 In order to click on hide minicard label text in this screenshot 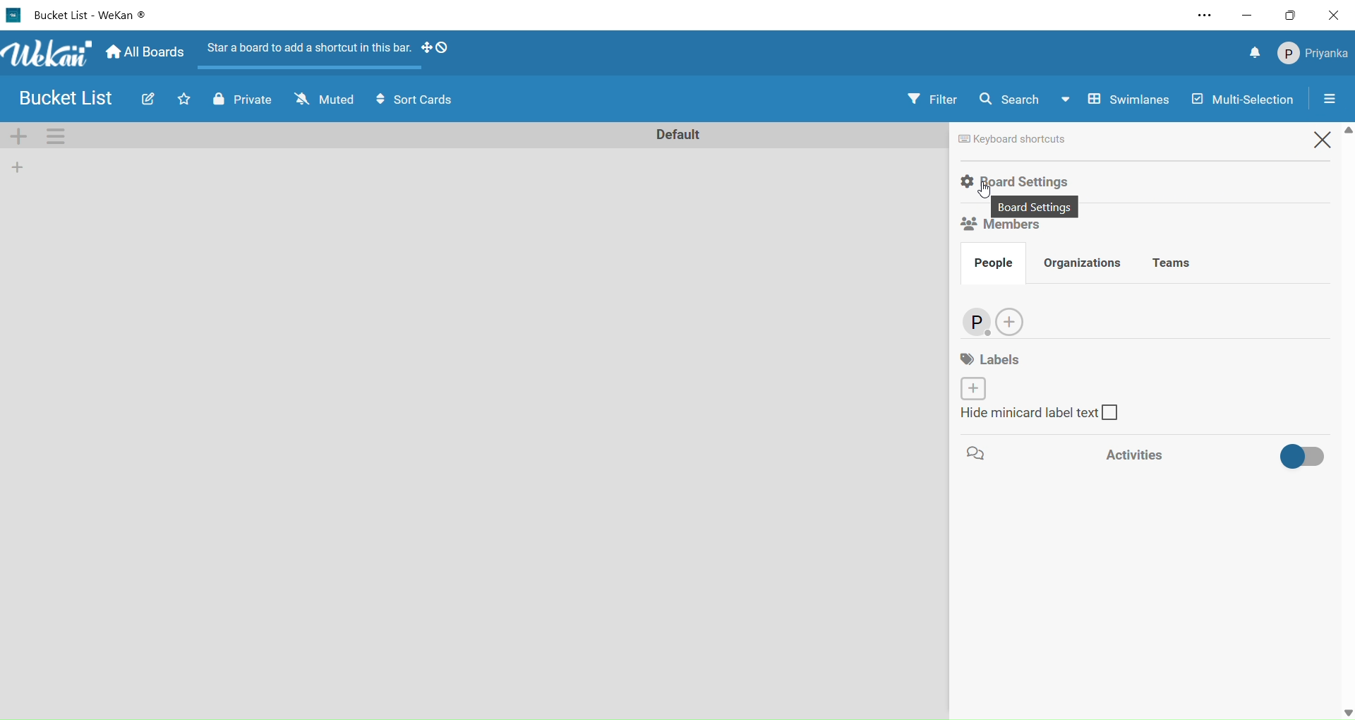, I will do `click(1035, 416)`.